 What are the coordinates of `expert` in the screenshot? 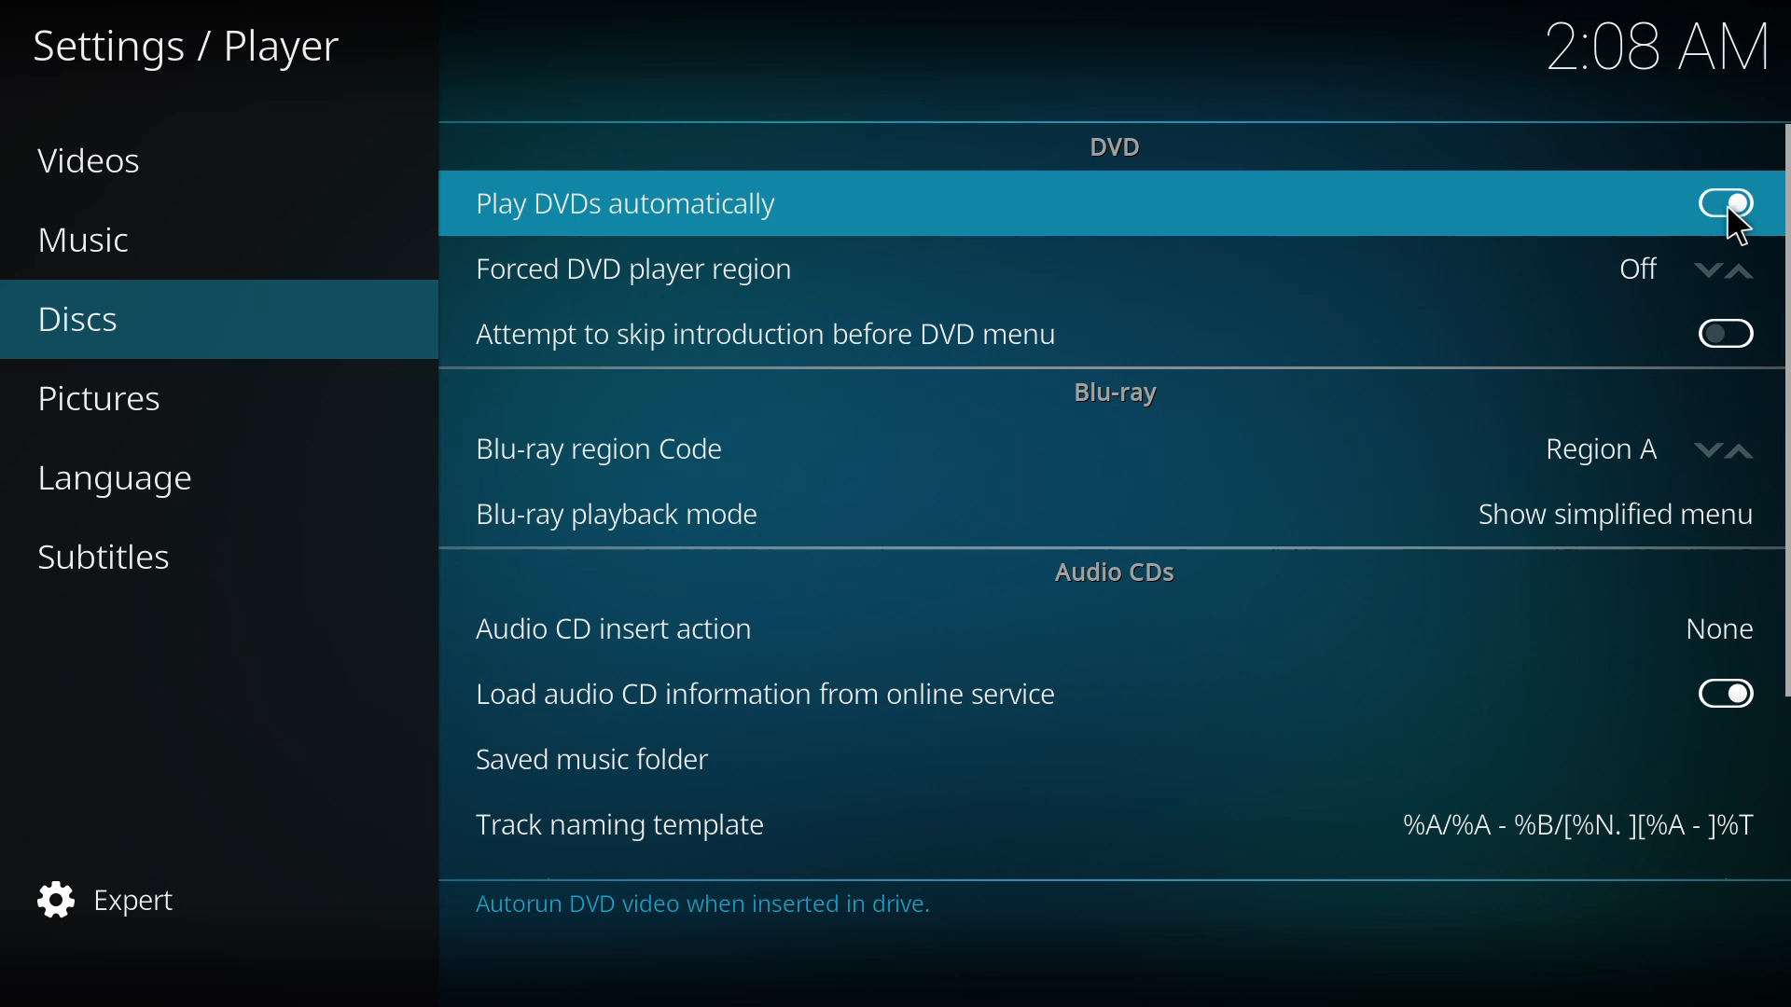 It's located at (113, 899).